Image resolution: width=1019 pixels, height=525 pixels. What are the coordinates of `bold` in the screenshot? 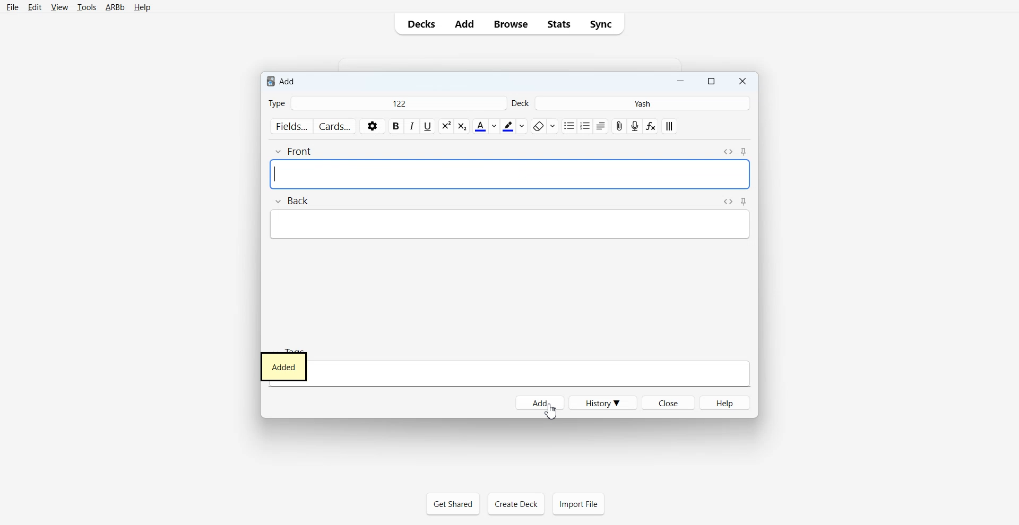 It's located at (396, 126).